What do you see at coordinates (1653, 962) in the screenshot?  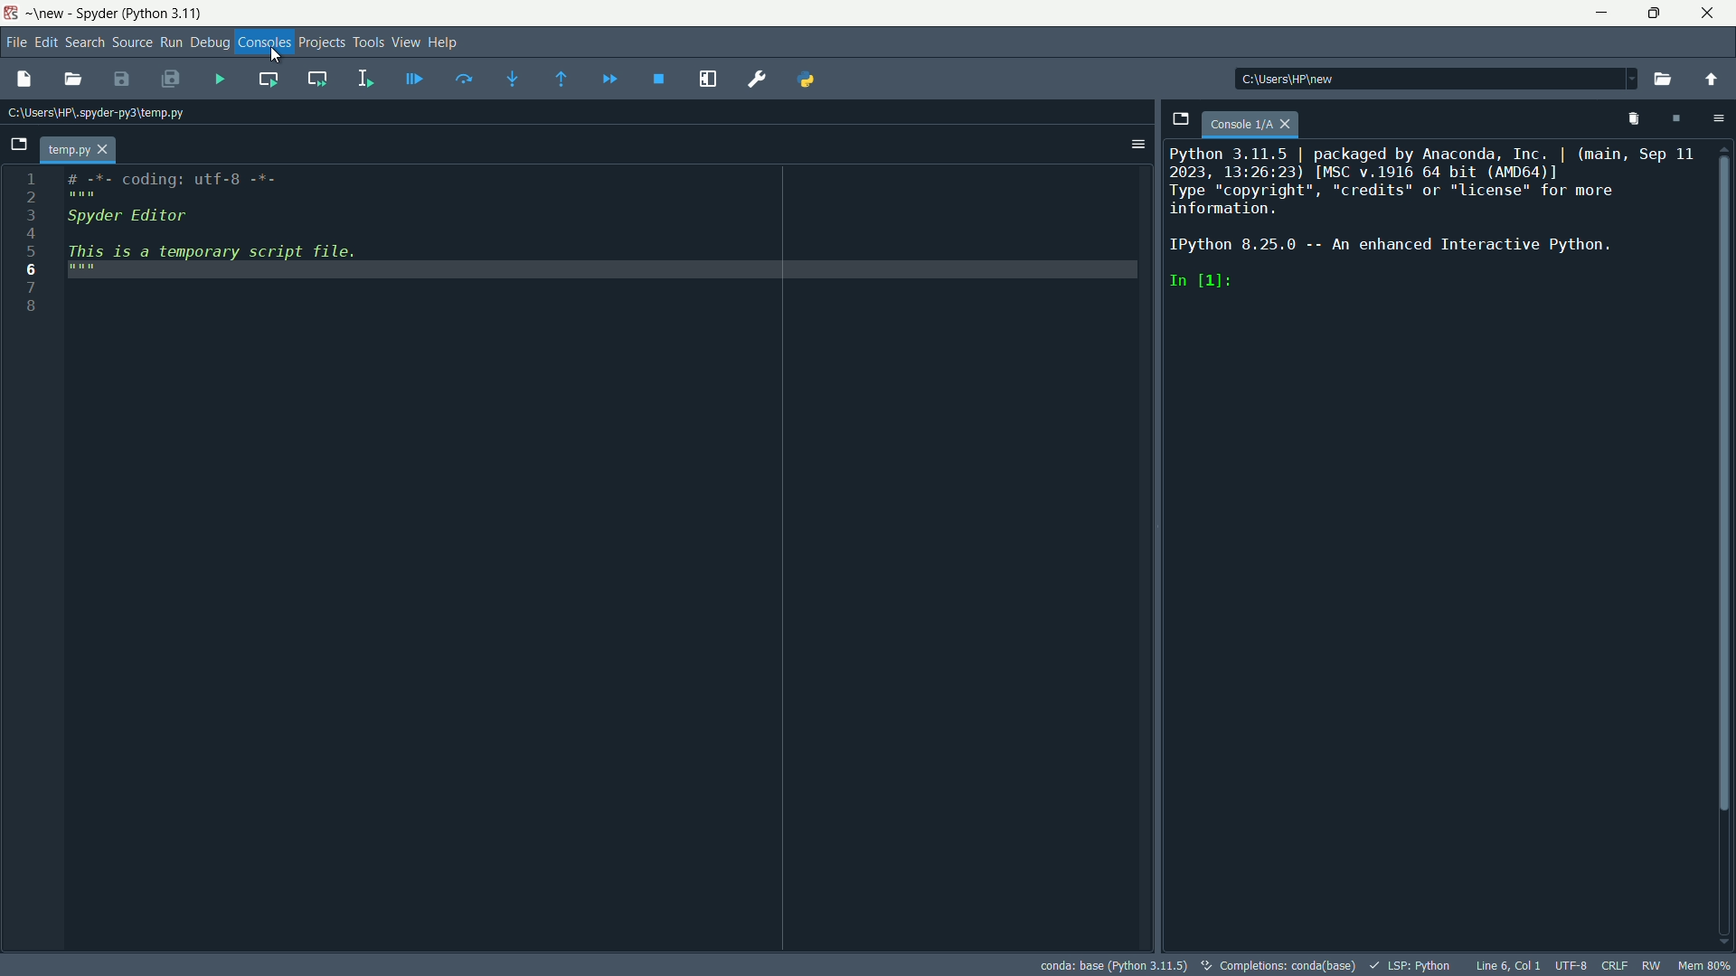 I see `rw` at bounding box center [1653, 962].